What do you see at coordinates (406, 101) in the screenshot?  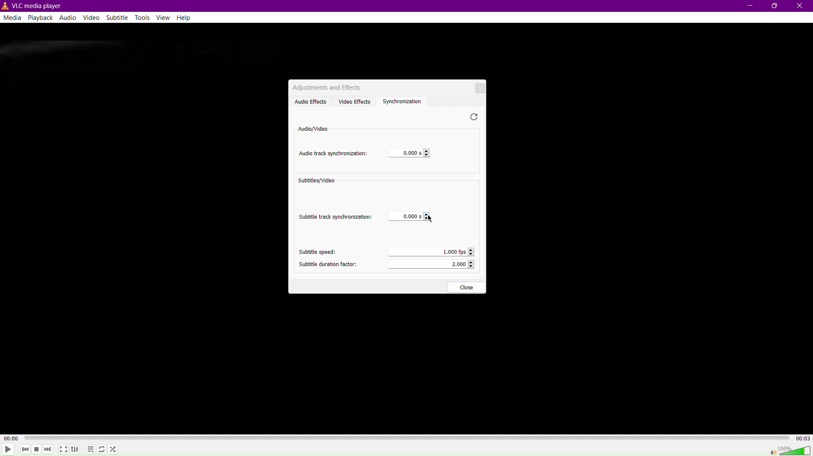 I see `Synchronization` at bounding box center [406, 101].